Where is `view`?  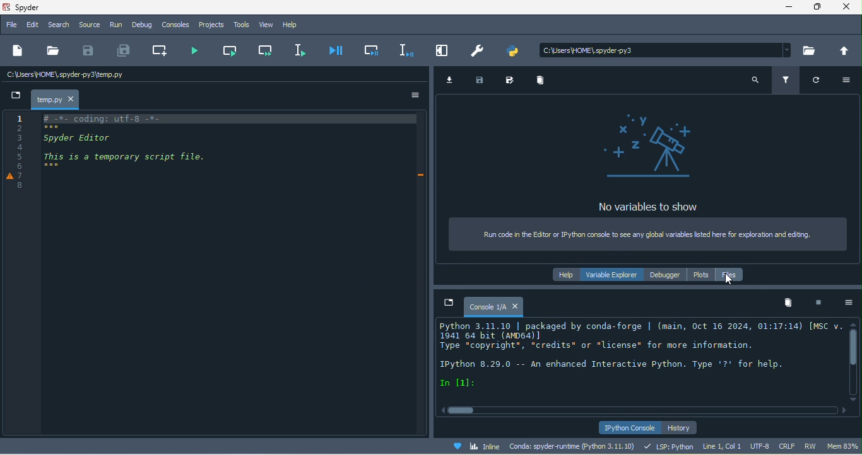
view is located at coordinates (269, 24).